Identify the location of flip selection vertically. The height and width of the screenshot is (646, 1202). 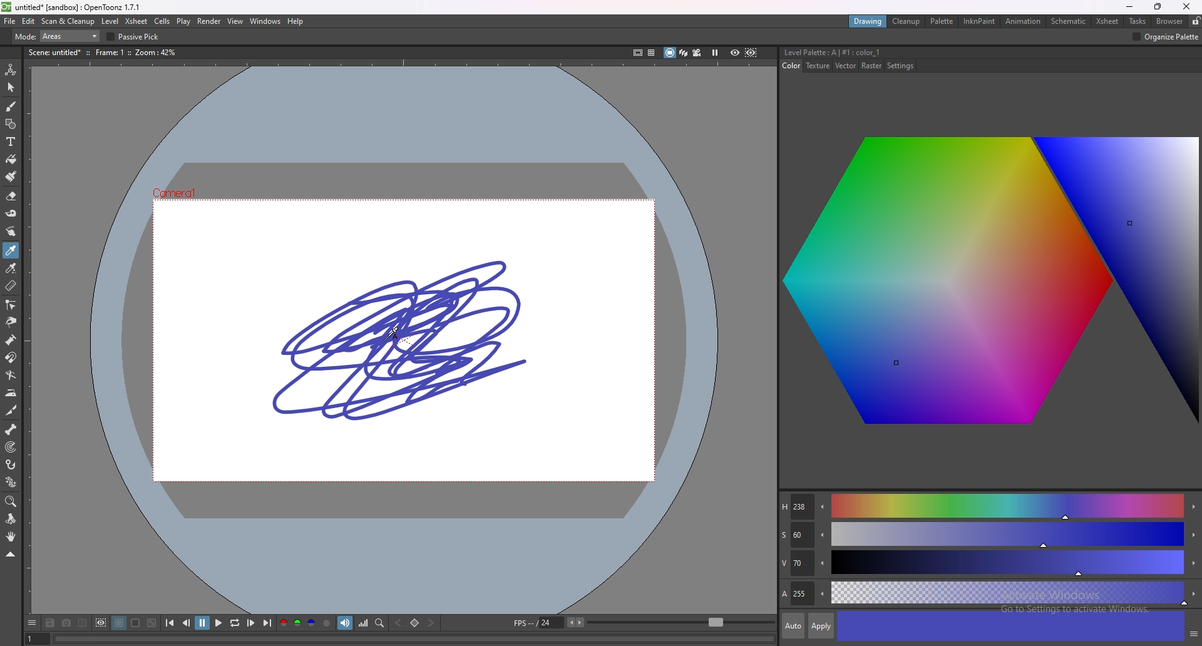
(564, 36).